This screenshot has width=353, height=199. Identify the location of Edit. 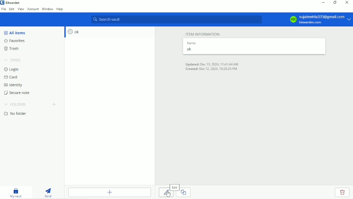
(11, 9).